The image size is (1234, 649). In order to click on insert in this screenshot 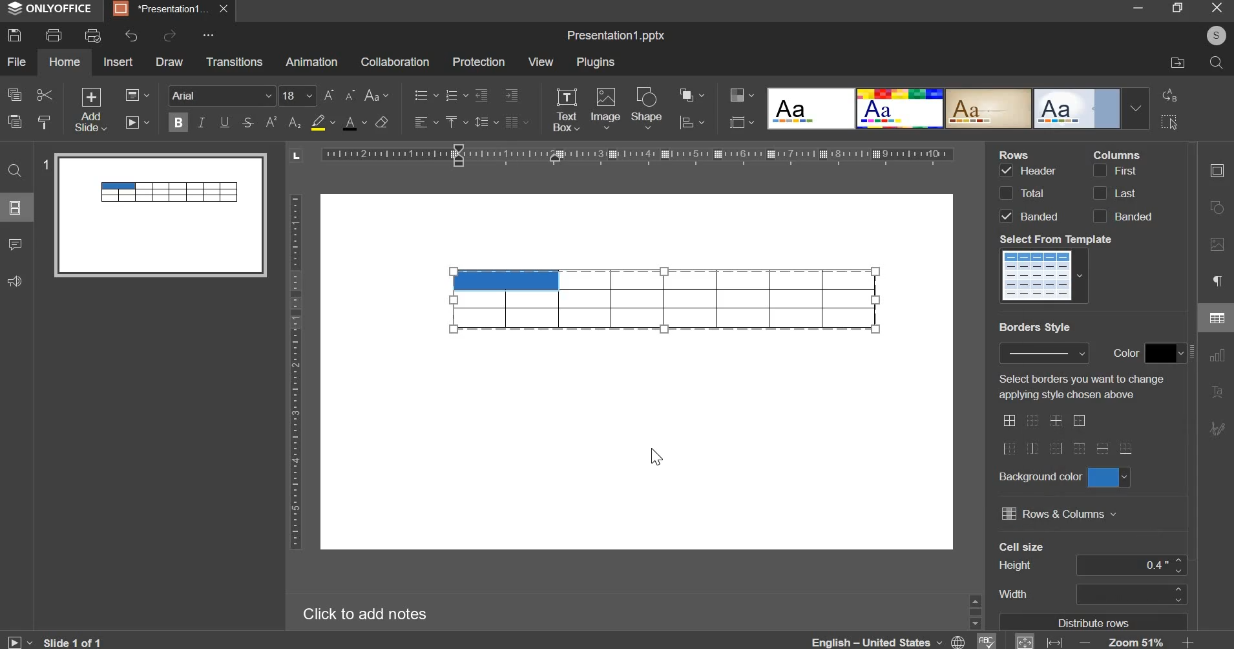, I will do `click(118, 61)`.